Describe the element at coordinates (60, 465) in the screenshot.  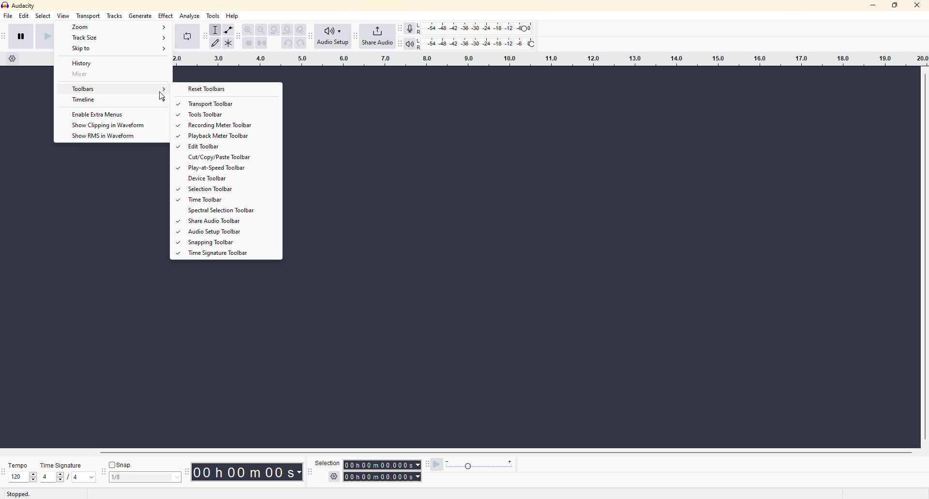
I see `time signature` at that location.